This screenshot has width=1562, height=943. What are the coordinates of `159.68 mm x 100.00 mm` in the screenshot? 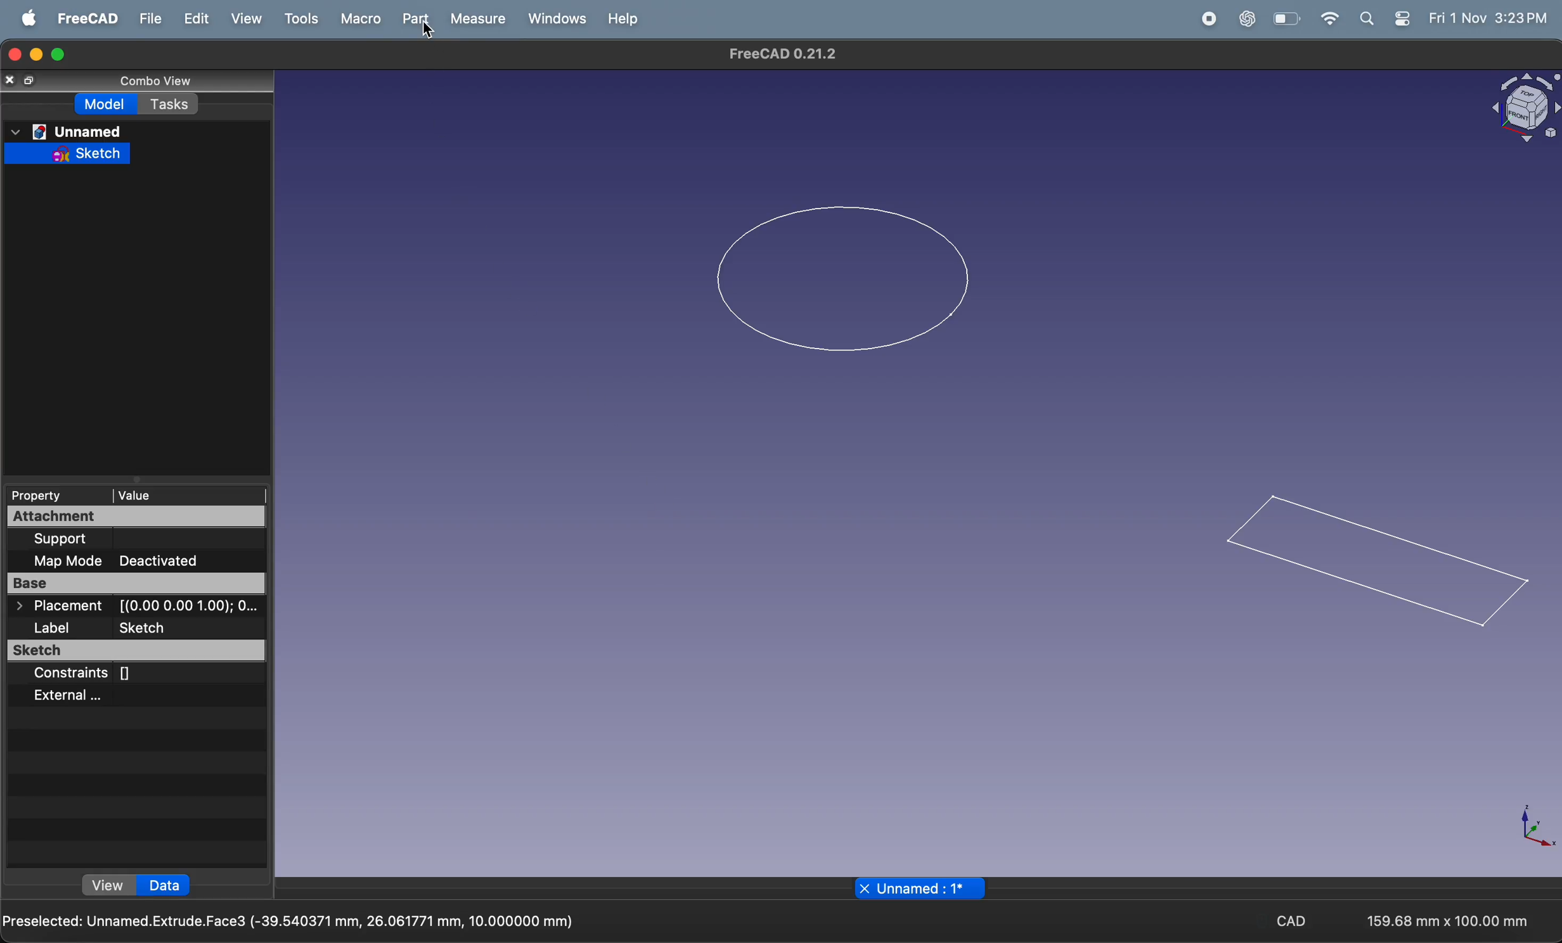 It's located at (1437, 921).